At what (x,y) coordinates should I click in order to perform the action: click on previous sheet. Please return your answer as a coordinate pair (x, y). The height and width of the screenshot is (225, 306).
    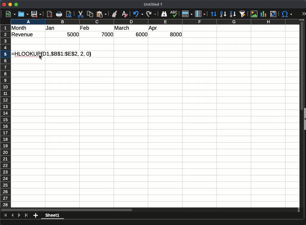
    Looking at the image, I should click on (13, 215).